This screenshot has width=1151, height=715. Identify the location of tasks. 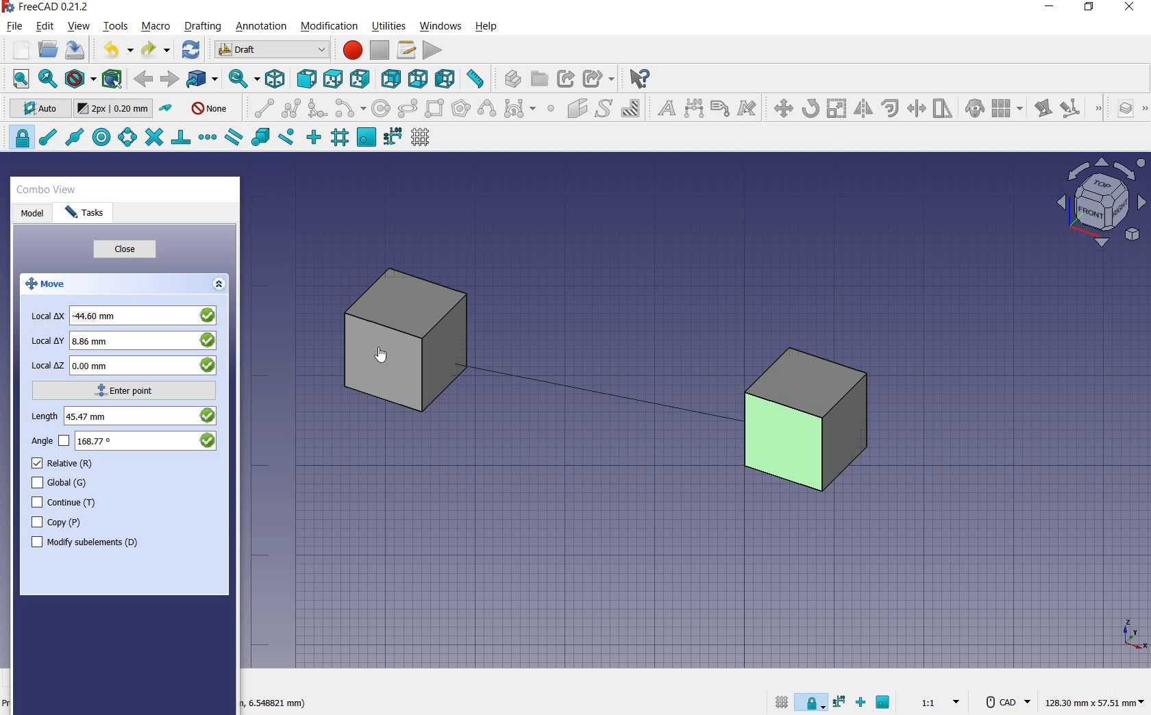
(86, 212).